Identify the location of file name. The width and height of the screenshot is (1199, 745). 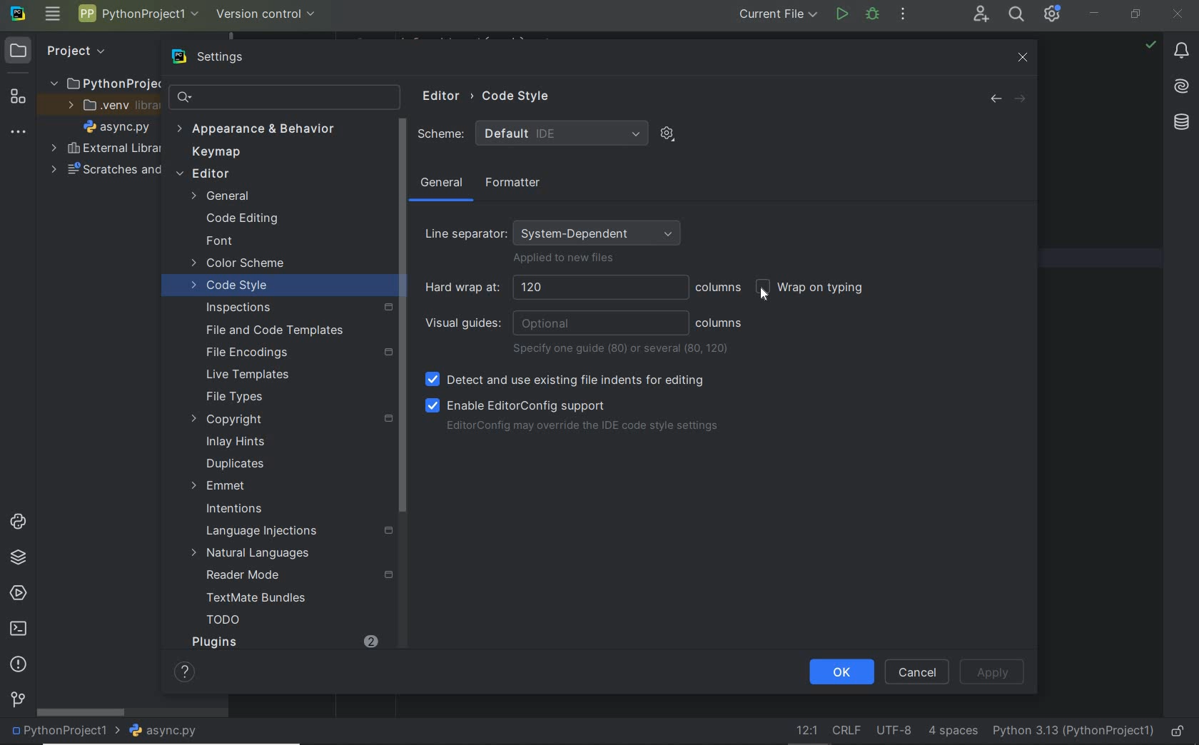
(120, 128).